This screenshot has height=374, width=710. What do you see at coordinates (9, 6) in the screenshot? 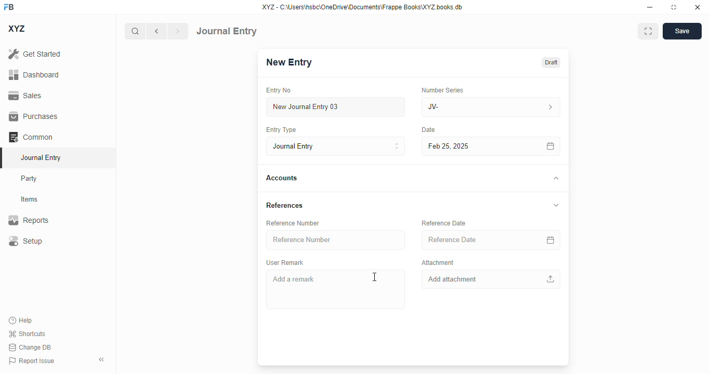
I see `FB logo` at bounding box center [9, 6].